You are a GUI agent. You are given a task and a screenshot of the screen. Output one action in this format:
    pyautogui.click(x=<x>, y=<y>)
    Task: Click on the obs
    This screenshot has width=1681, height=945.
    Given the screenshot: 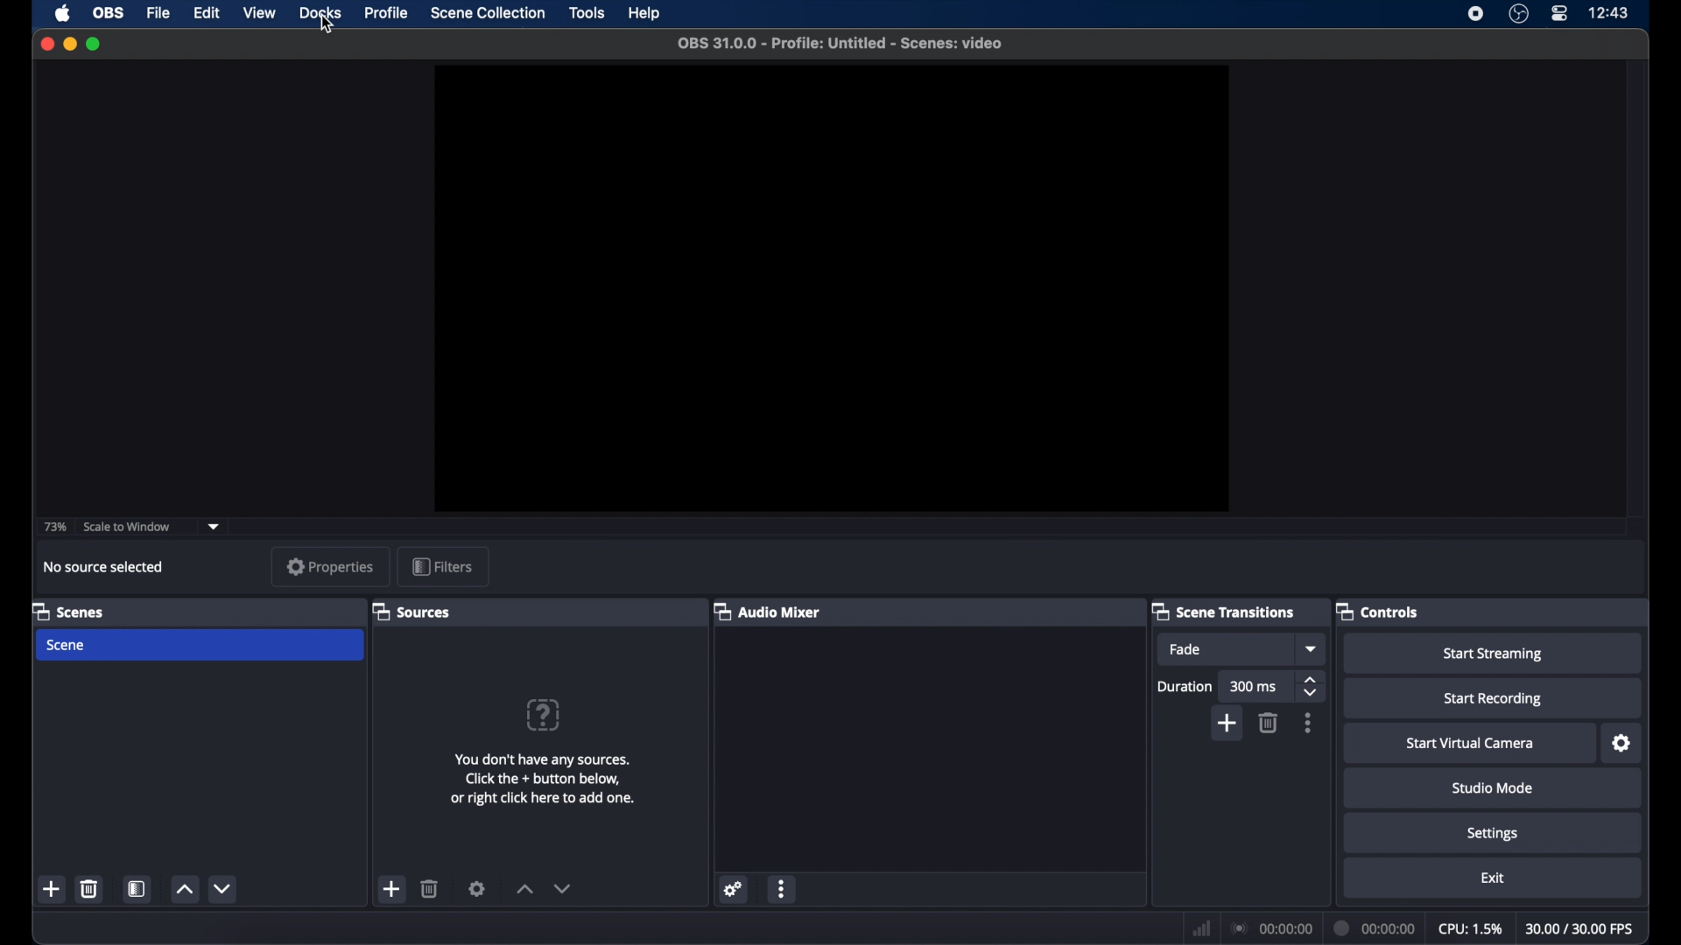 What is the action you would take?
    pyautogui.click(x=107, y=13)
    